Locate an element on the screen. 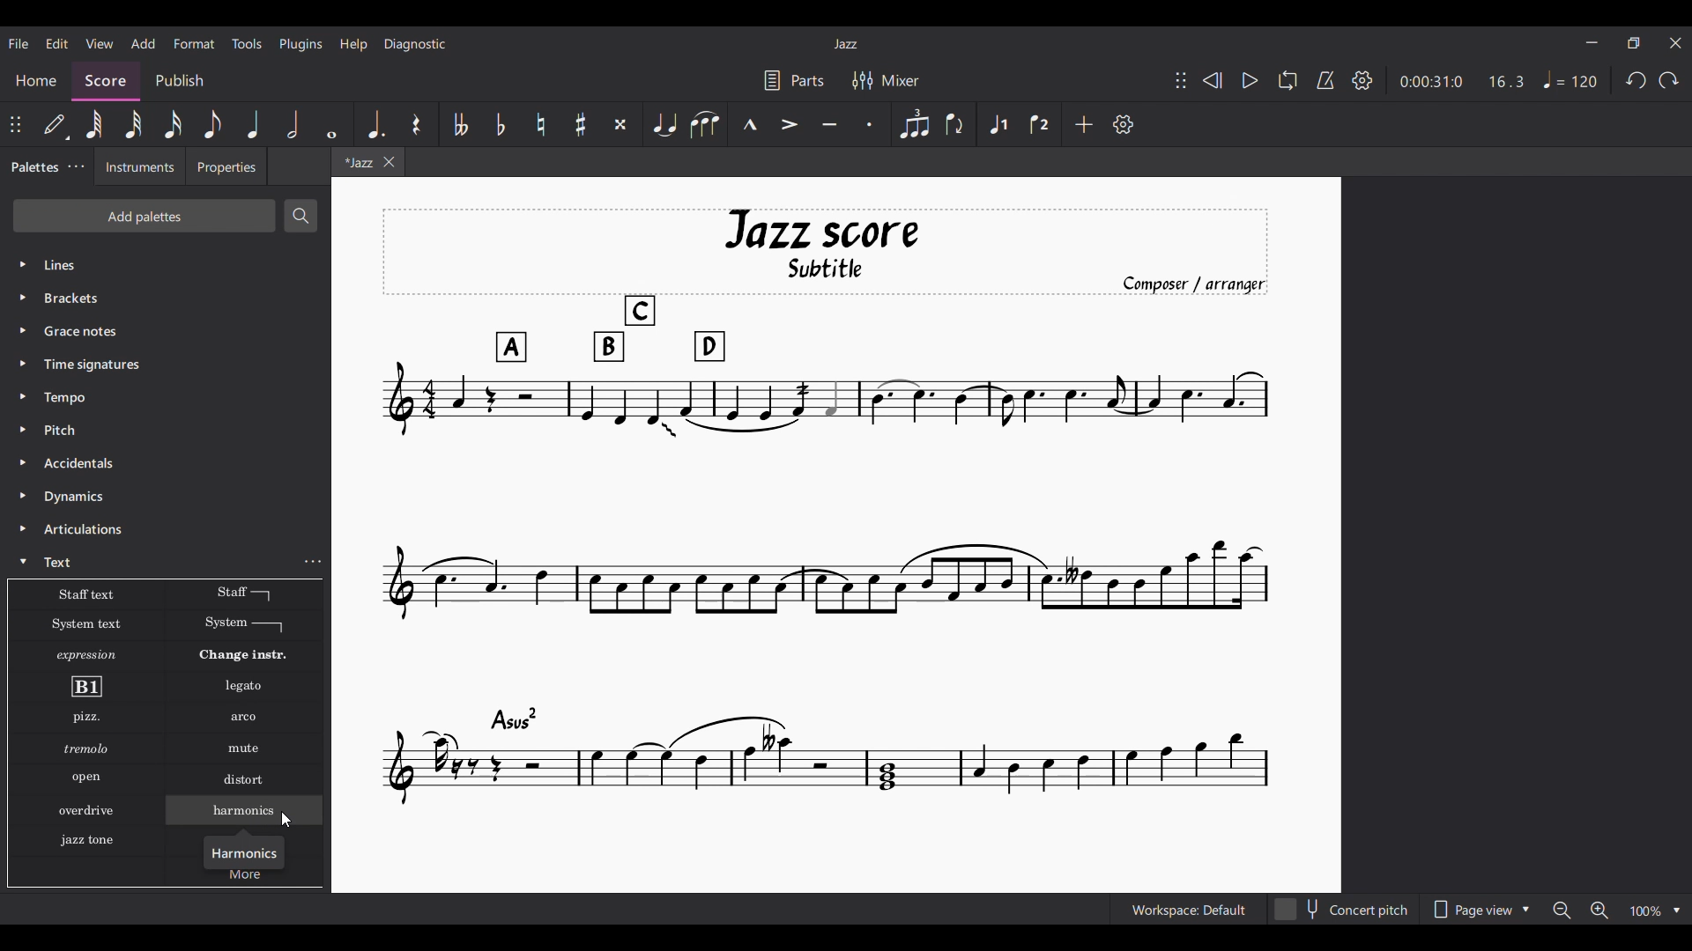 This screenshot has height=951, width=1692. Tools menu is located at coordinates (248, 44).